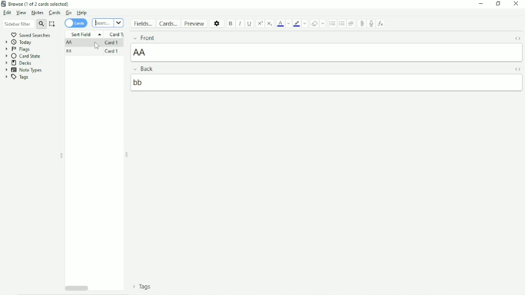 The width and height of the screenshot is (525, 295). I want to click on Saved searches, so click(29, 34).